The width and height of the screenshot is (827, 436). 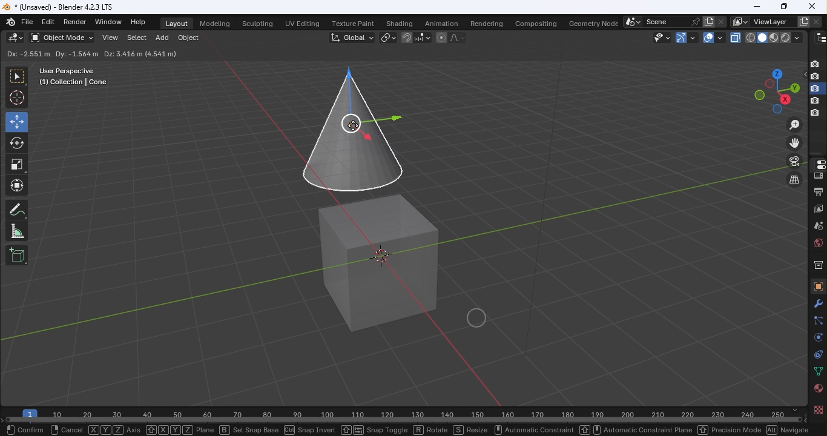 I want to click on Object, so click(x=188, y=39).